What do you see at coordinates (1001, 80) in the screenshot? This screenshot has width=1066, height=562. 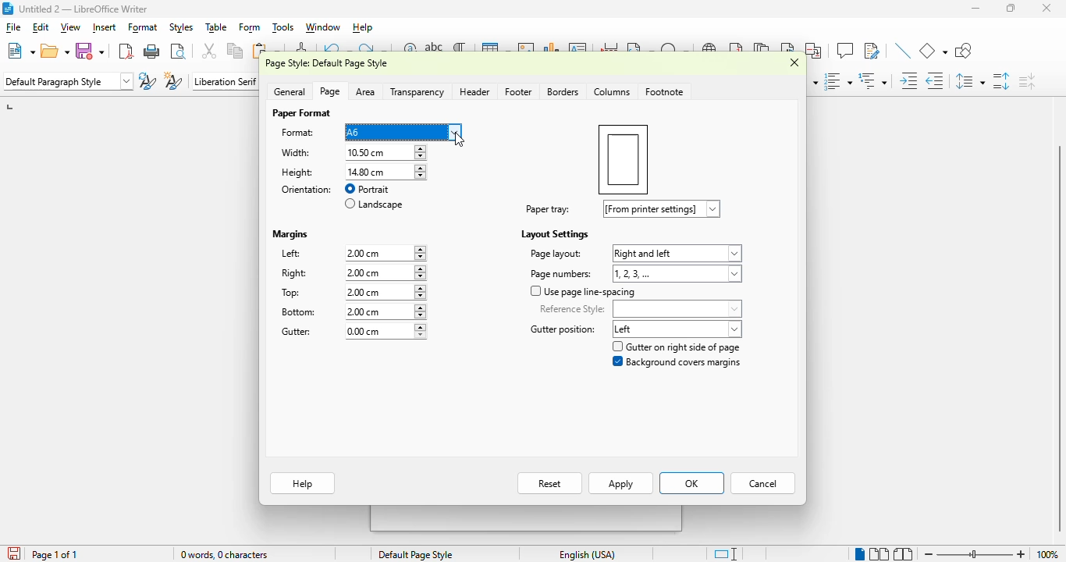 I see `increase paragraph spacing` at bounding box center [1001, 80].